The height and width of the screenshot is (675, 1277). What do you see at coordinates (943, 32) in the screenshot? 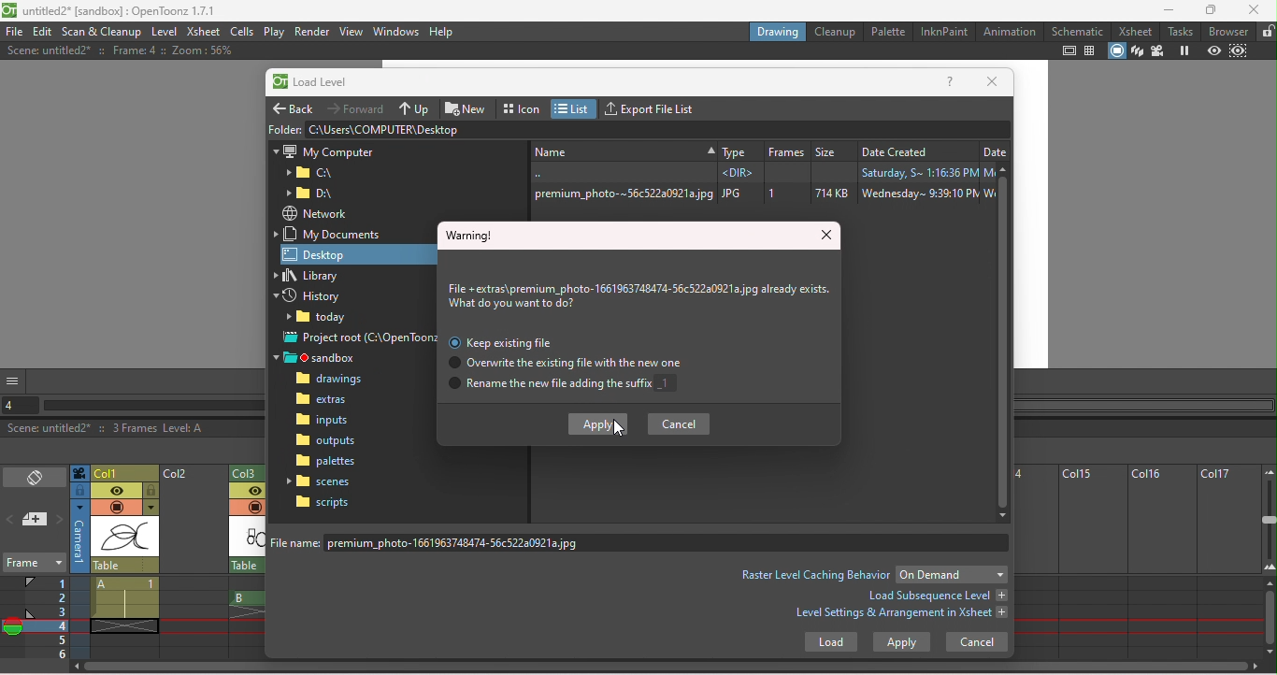
I see `InknPaint` at bounding box center [943, 32].